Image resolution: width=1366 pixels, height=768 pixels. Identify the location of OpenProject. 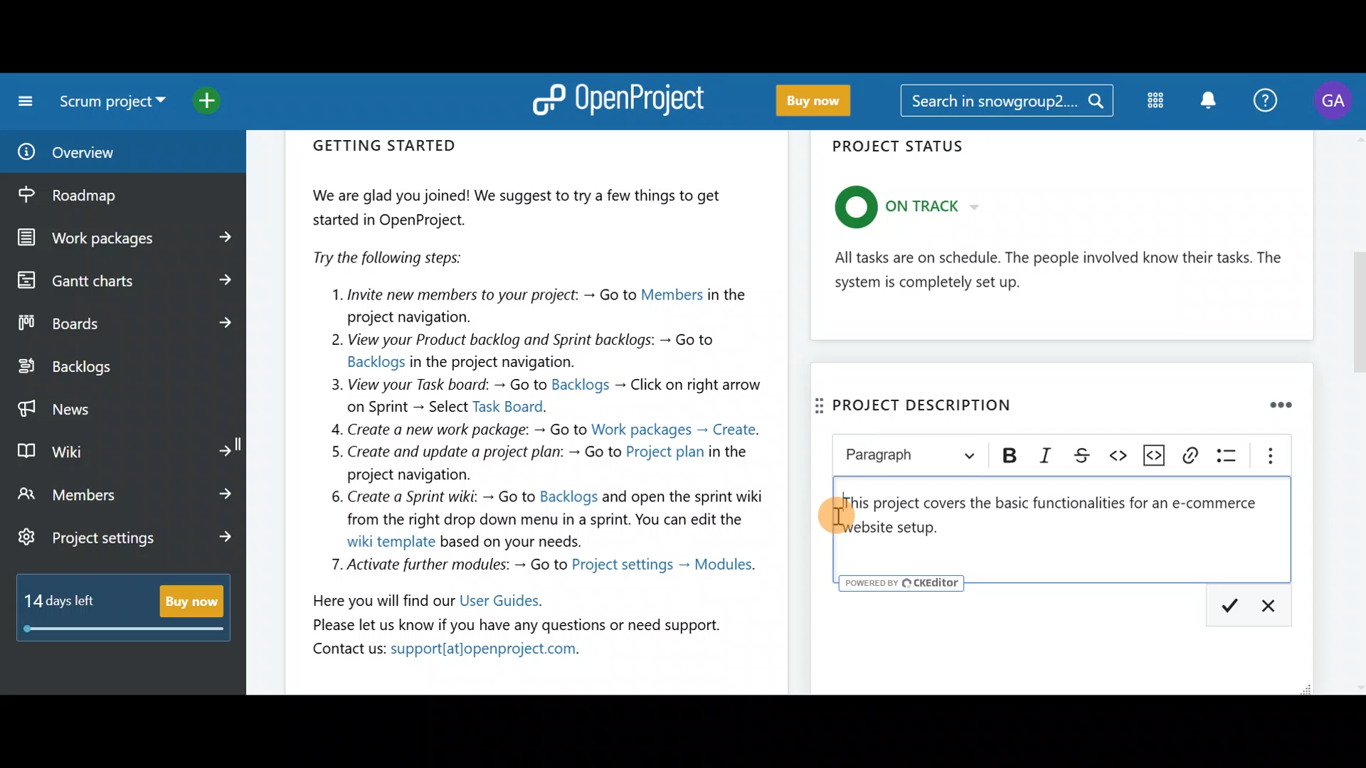
(623, 98).